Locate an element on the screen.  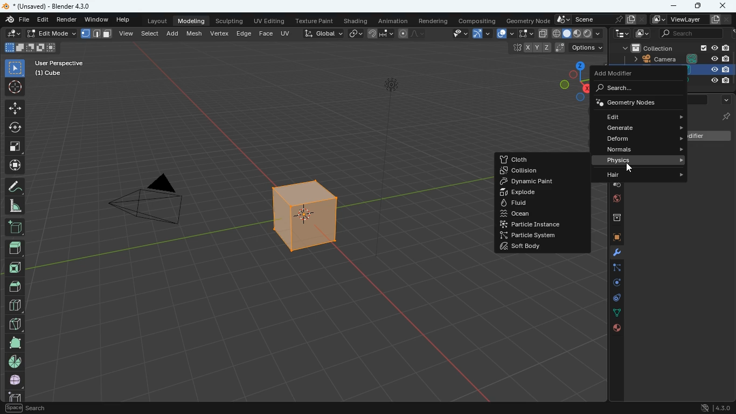
top is located at coordinates (16, 285).